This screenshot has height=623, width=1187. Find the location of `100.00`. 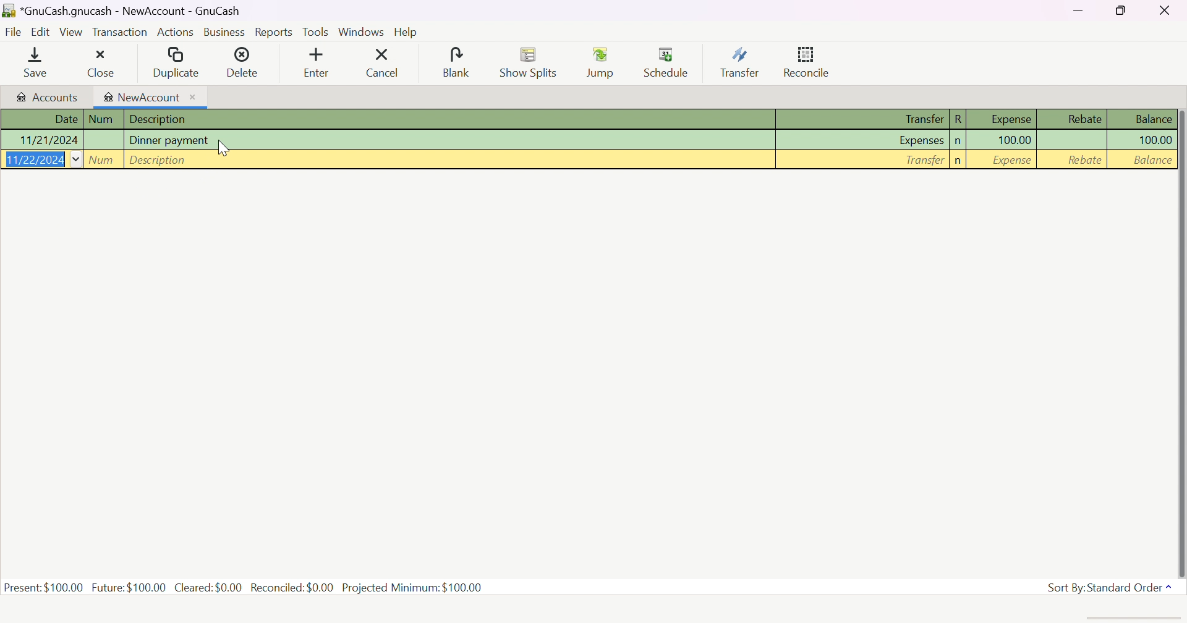

100.00 is located at coordinates (1015, 140).